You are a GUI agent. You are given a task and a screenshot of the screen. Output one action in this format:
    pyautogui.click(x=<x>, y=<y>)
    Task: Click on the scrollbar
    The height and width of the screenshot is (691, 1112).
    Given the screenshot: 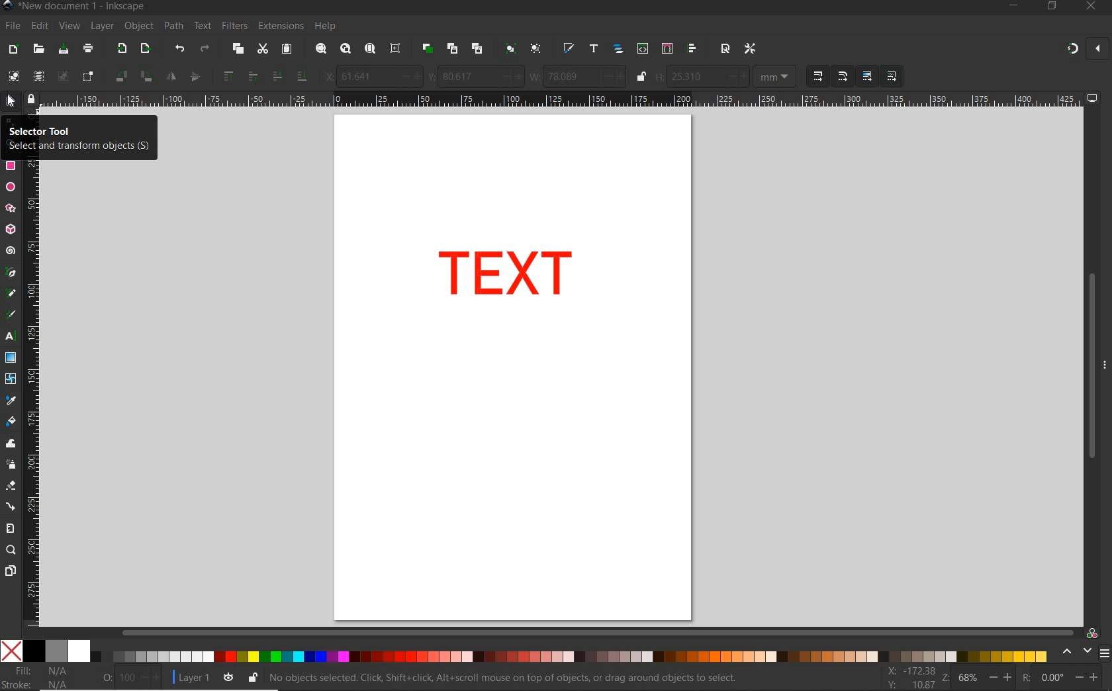 What is the action you would take?
    pyautogui.click(x=1090, y=366)
    